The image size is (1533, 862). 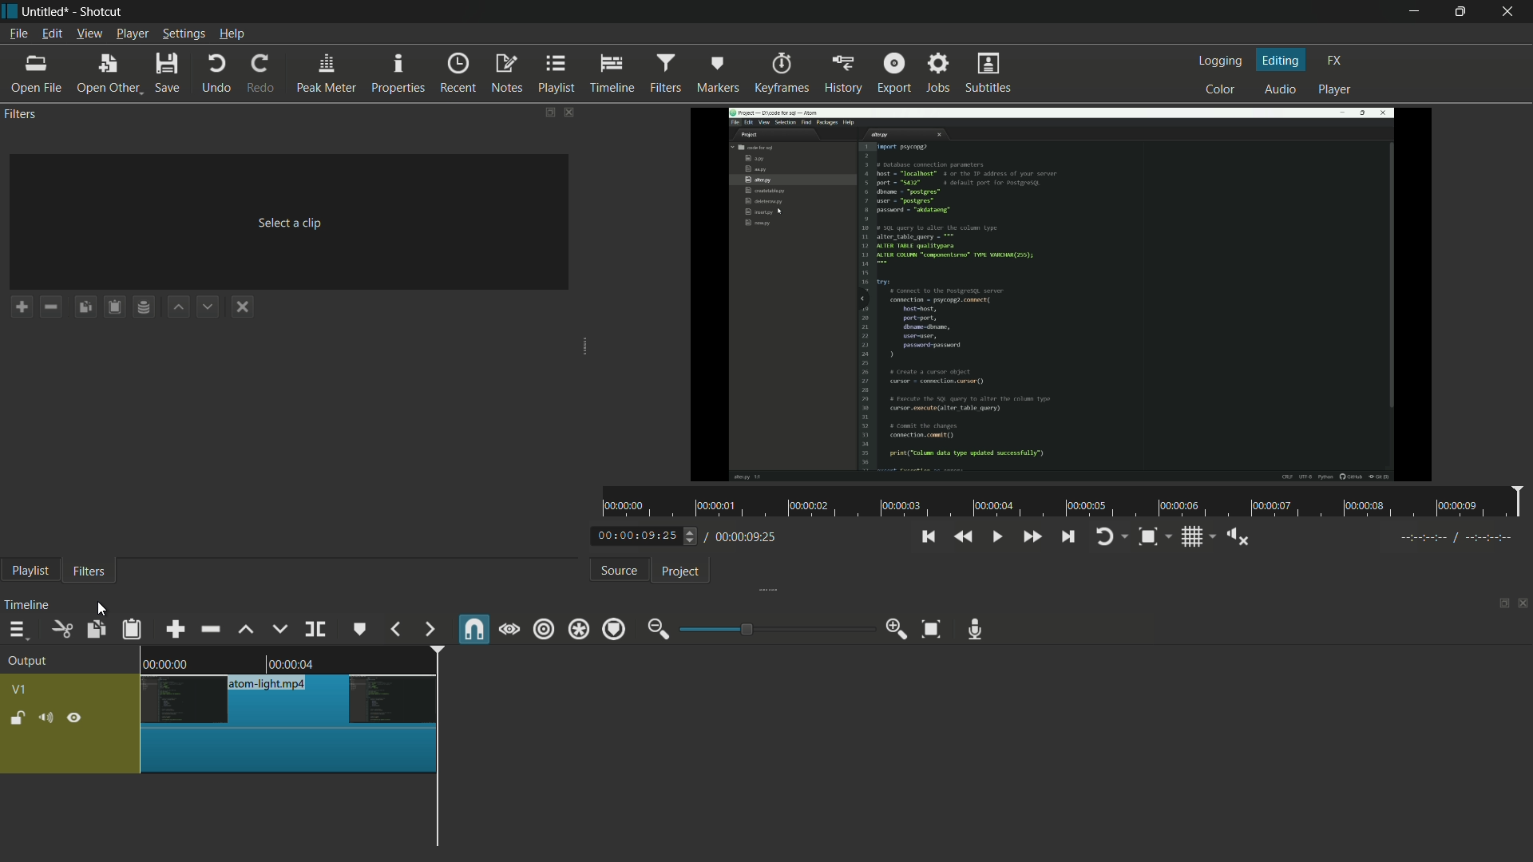 I want to click on previous marker, so click(x=397, y=629).